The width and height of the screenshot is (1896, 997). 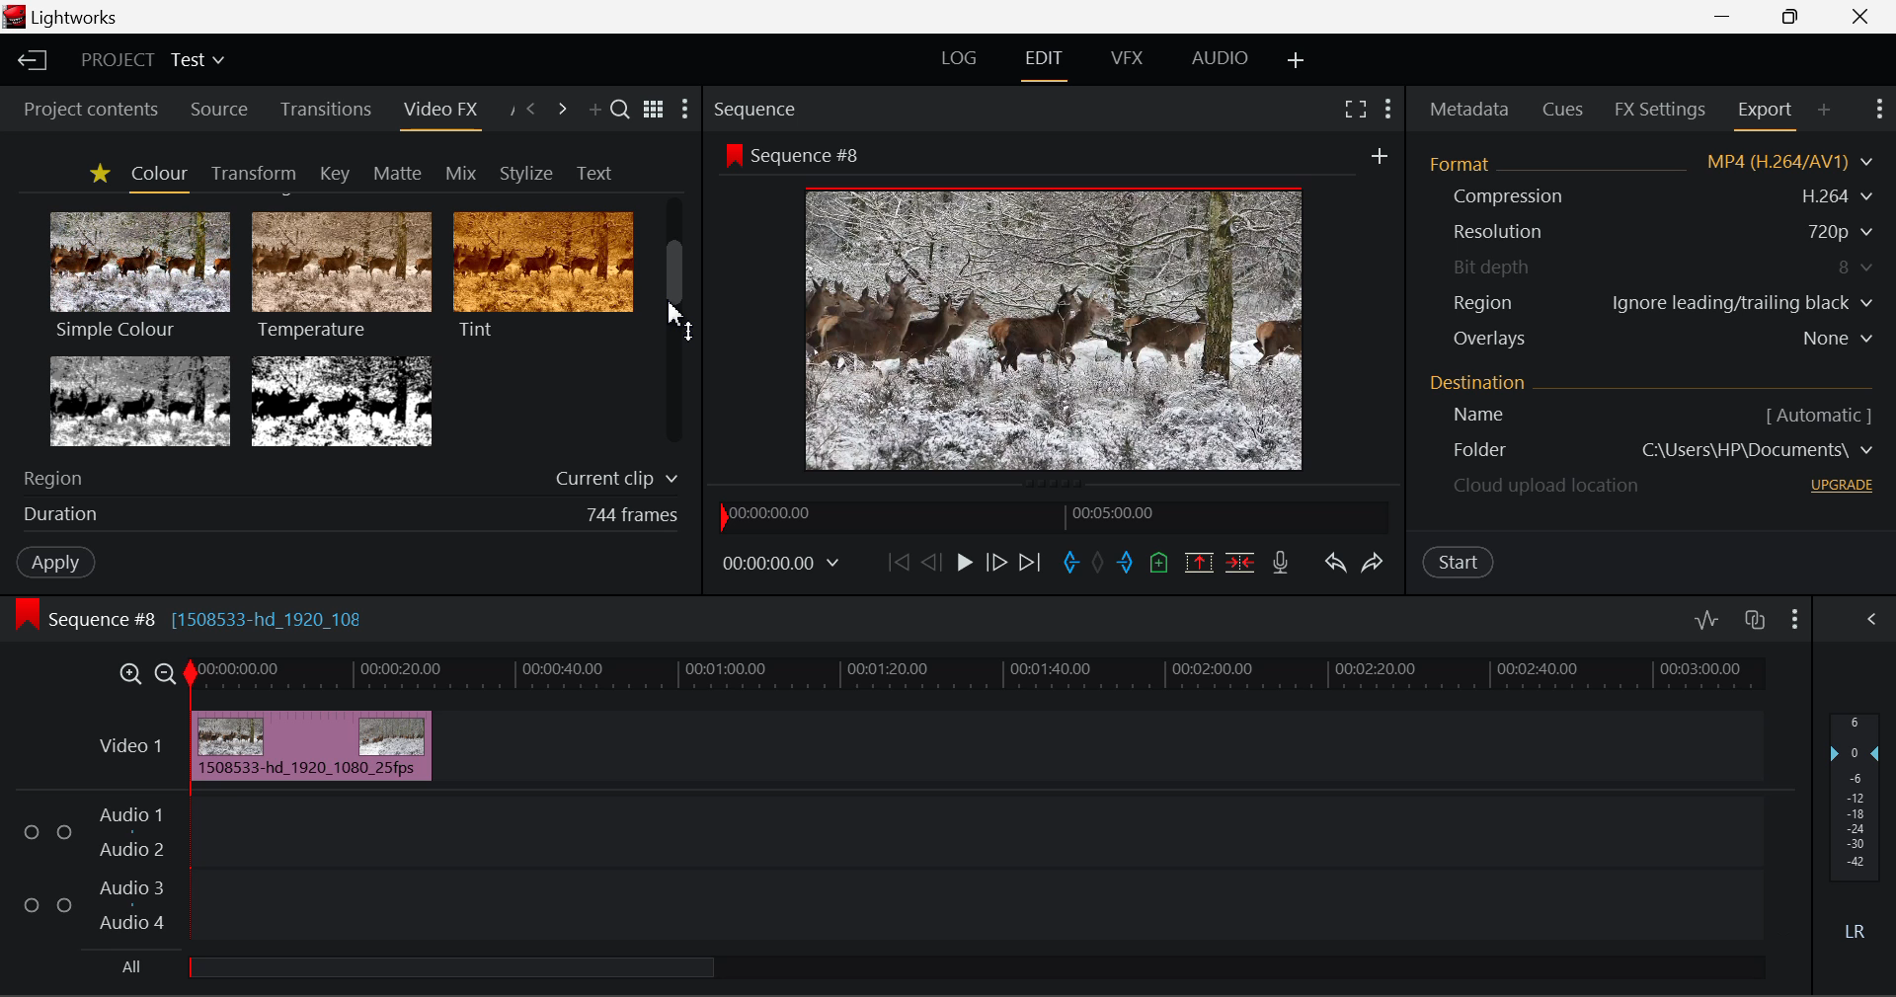 I want to click on Lightworks, so click(x=79, y=18).